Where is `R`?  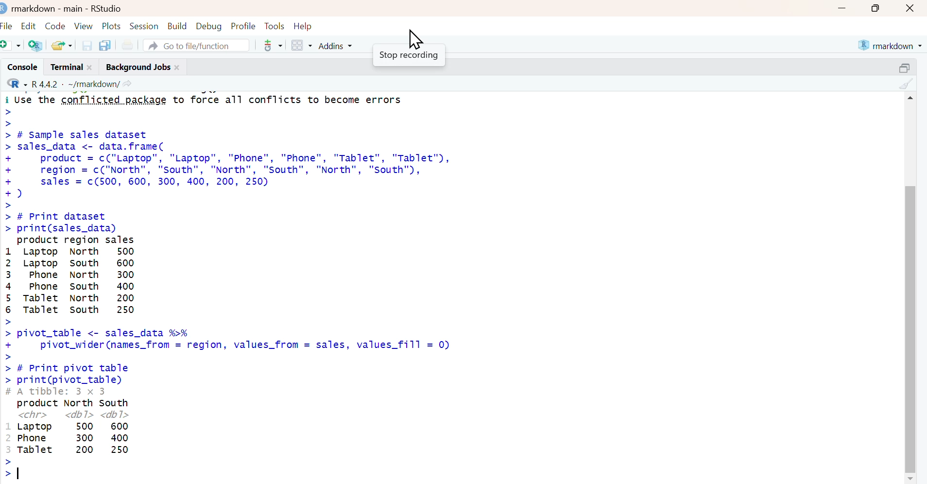
R is located at coordinates (15, 83).